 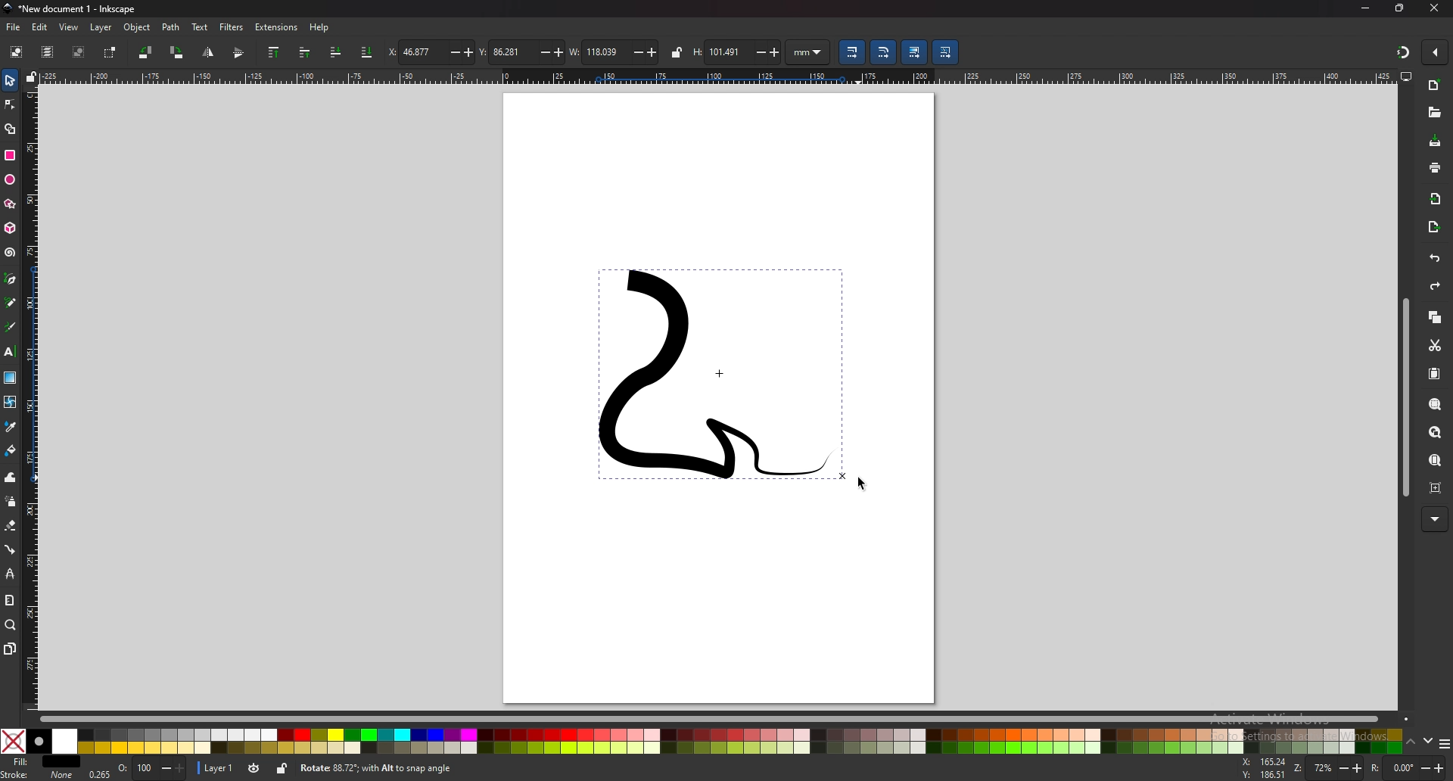 I want to click on object, so click(x=138, y=27).